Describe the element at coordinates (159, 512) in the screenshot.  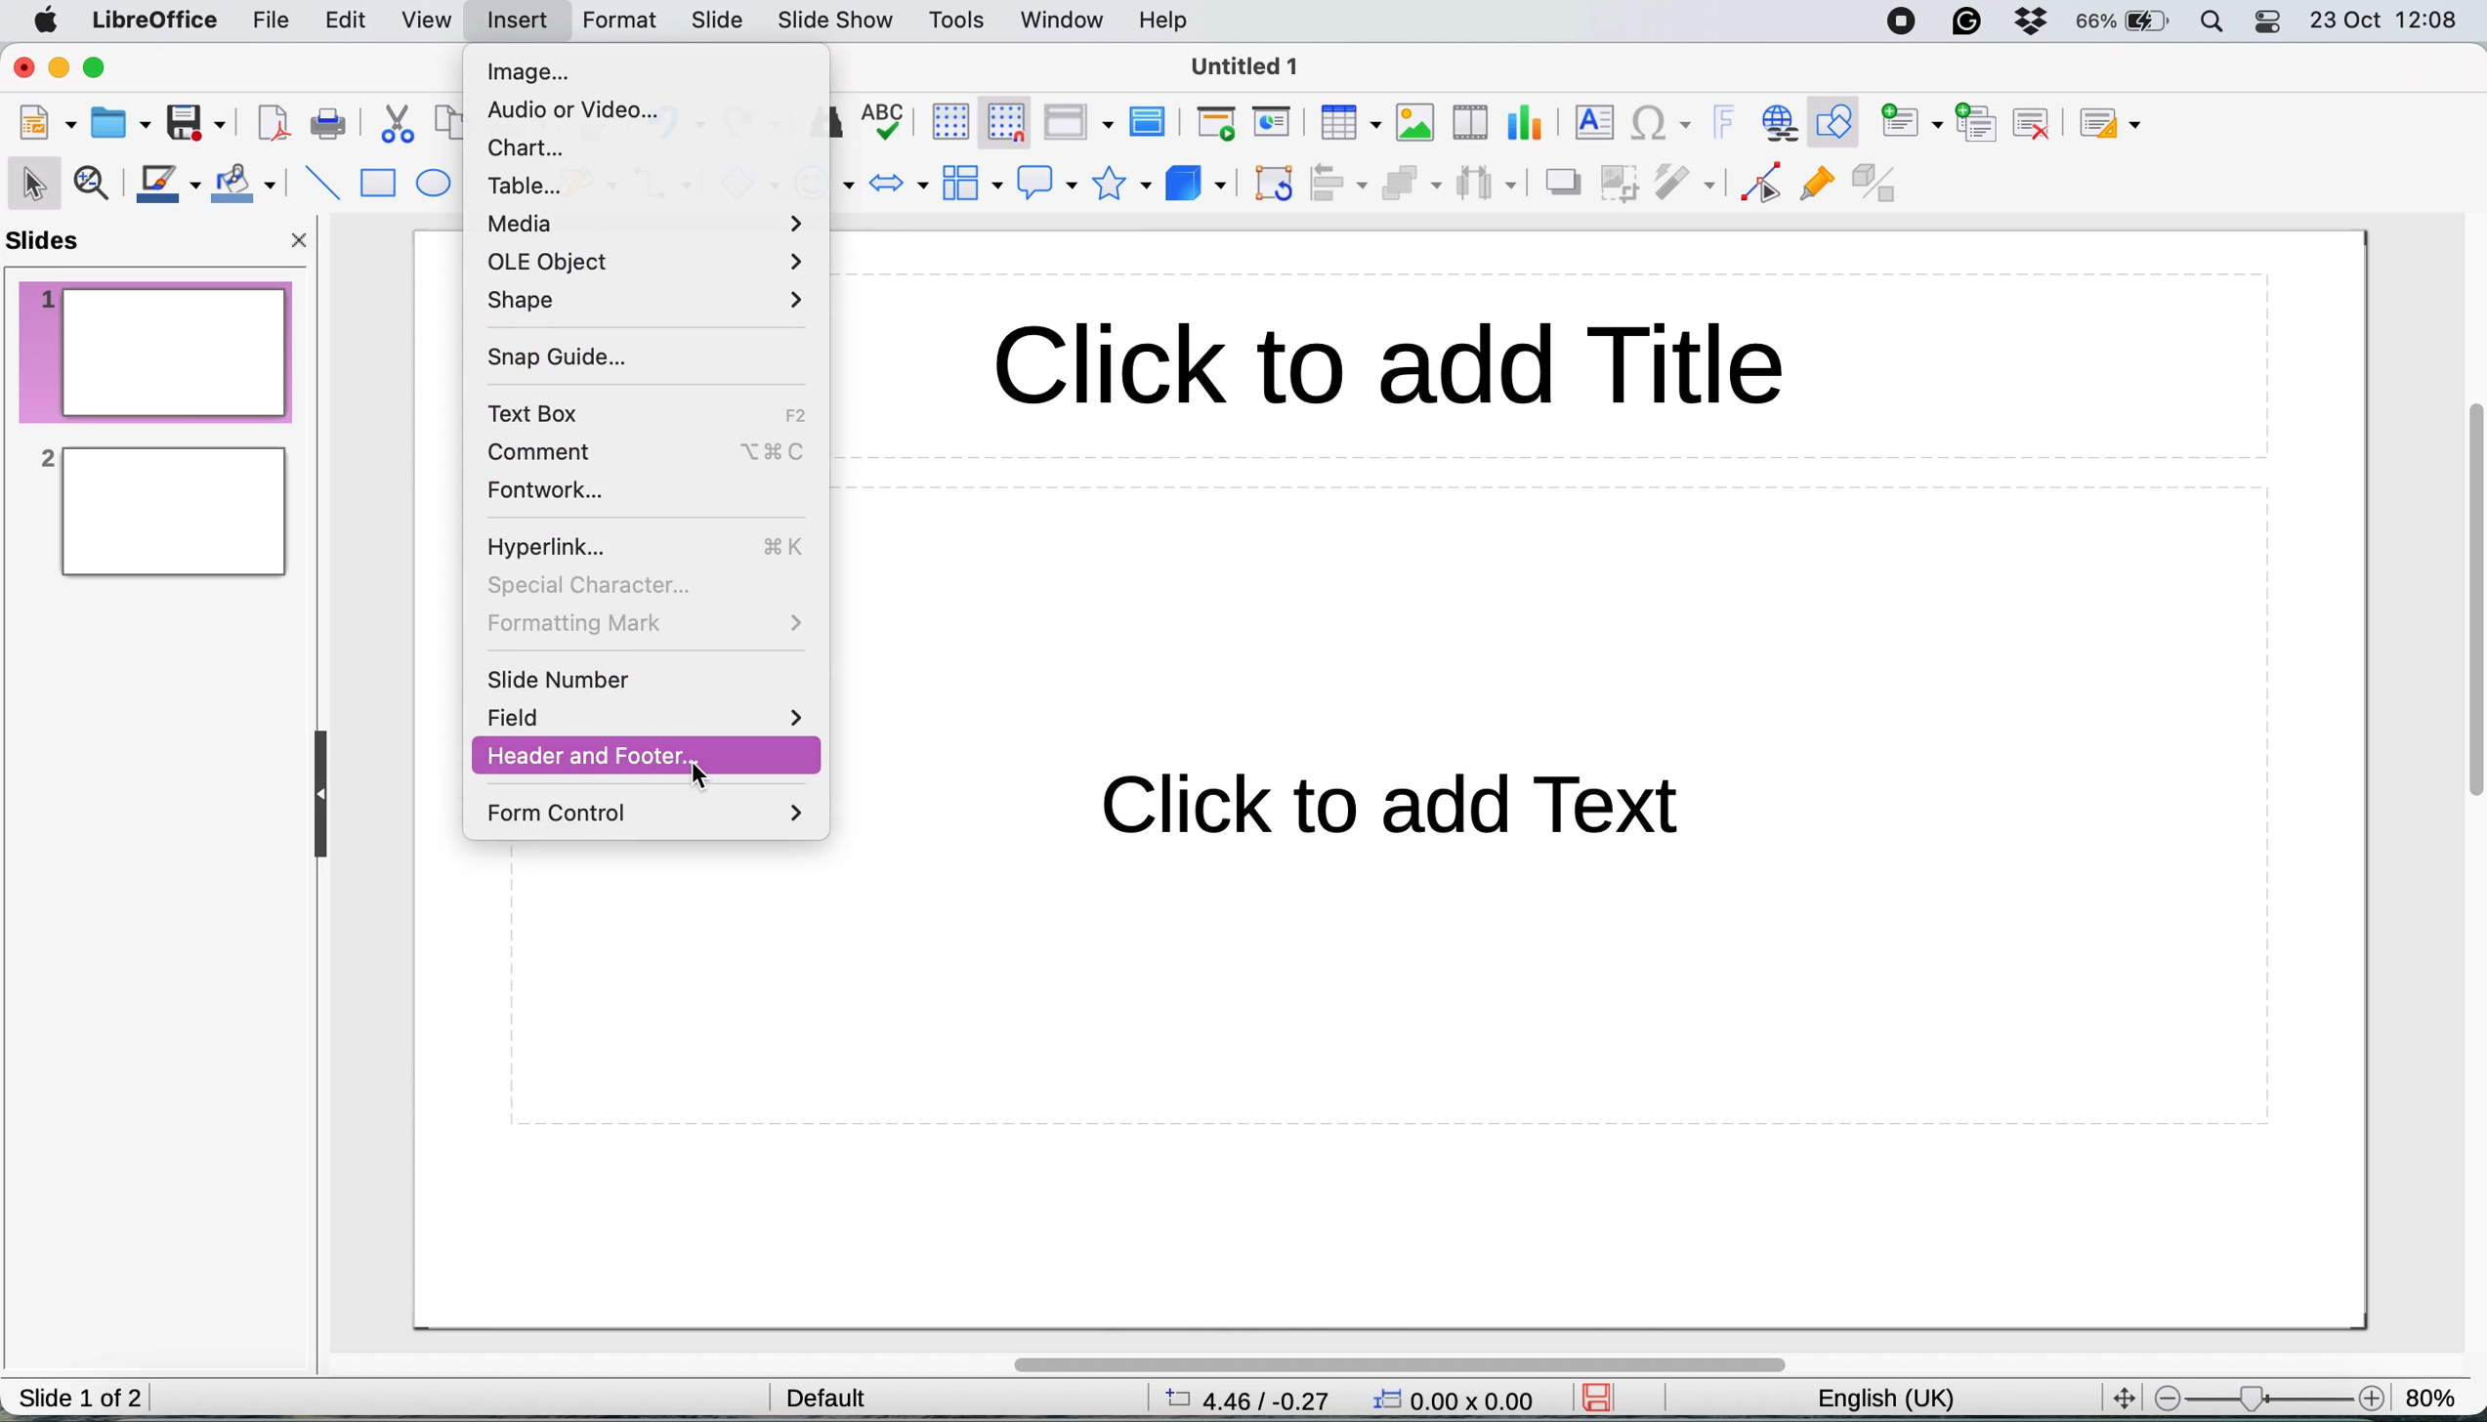
I see `slide 2` at that location.